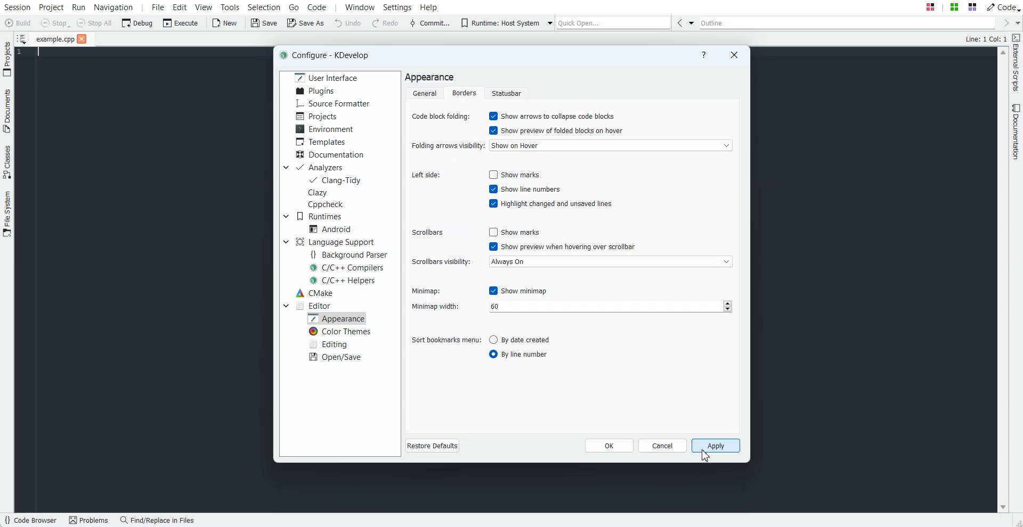 This screenshot has width=1023, height=527. I want to click on Borders, so click(465, 93).